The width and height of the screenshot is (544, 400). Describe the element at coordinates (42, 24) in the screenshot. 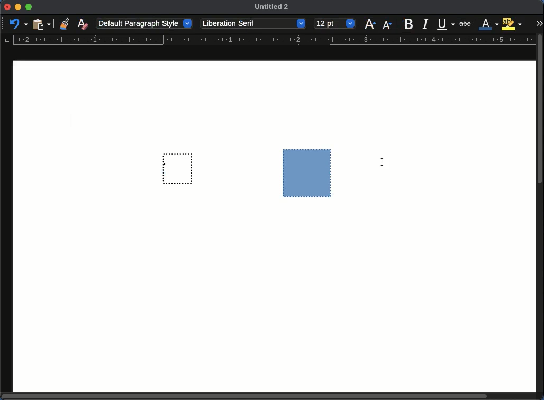

I see `paste` at that location.